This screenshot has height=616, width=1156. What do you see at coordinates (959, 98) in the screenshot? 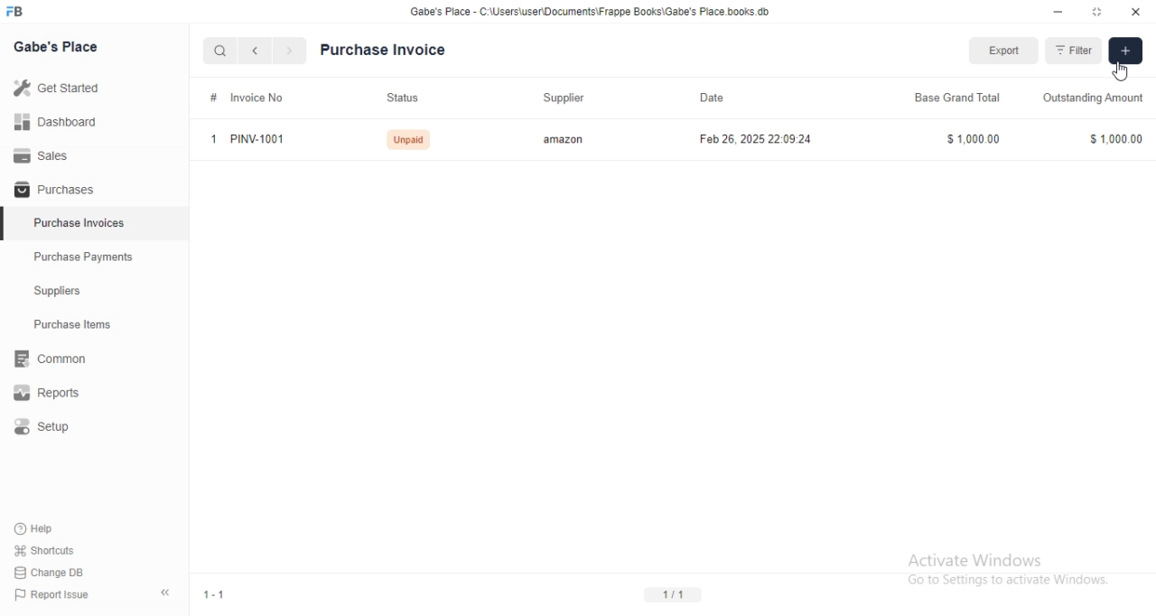
I see `Base Grand Total` at bounding box center [959, 98].